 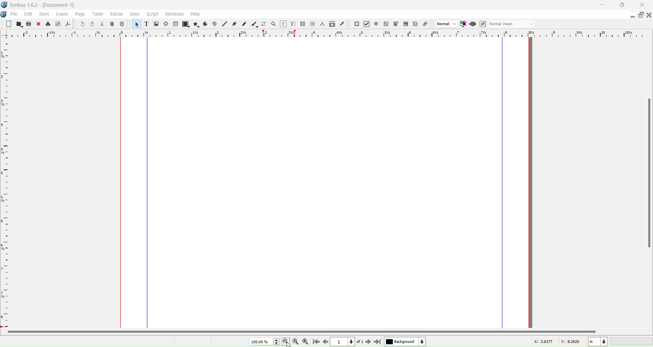 I want to click on Close, so click(x=38, y=24).